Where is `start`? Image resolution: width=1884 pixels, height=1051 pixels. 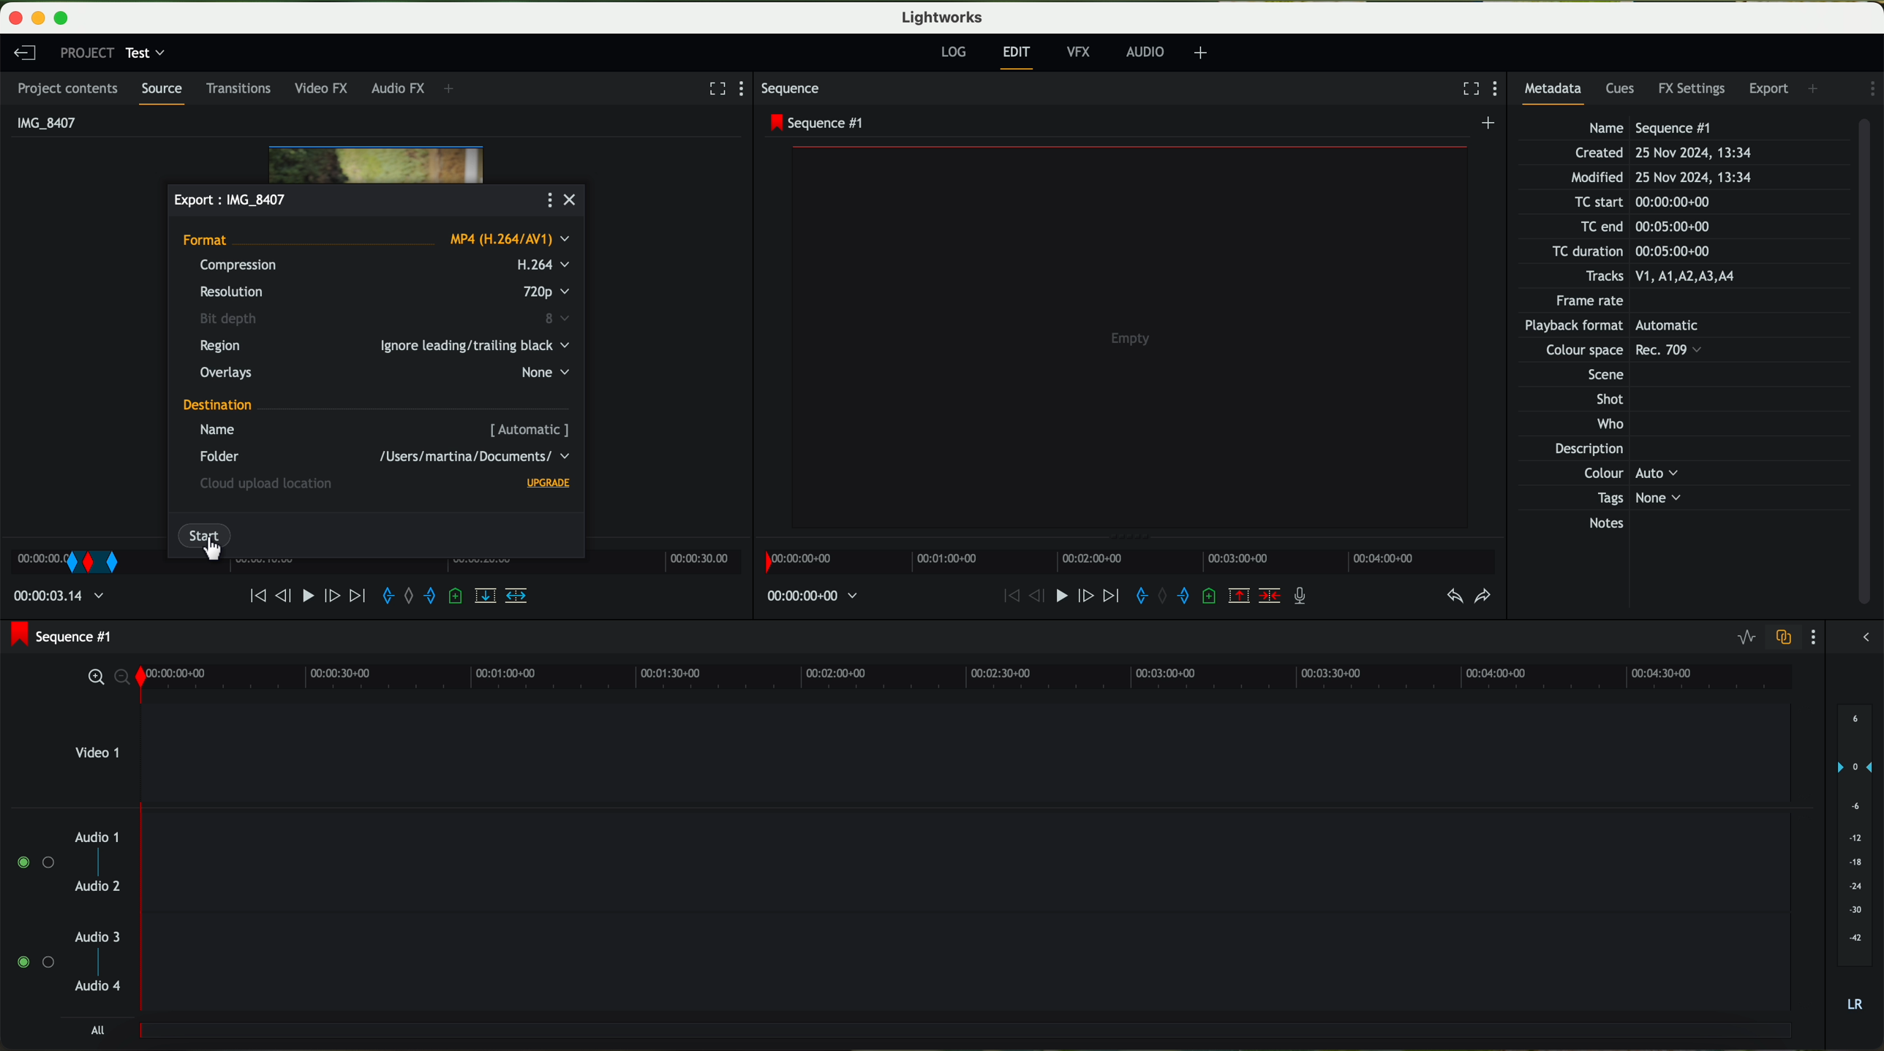
start is located at coordinates (205, 531).